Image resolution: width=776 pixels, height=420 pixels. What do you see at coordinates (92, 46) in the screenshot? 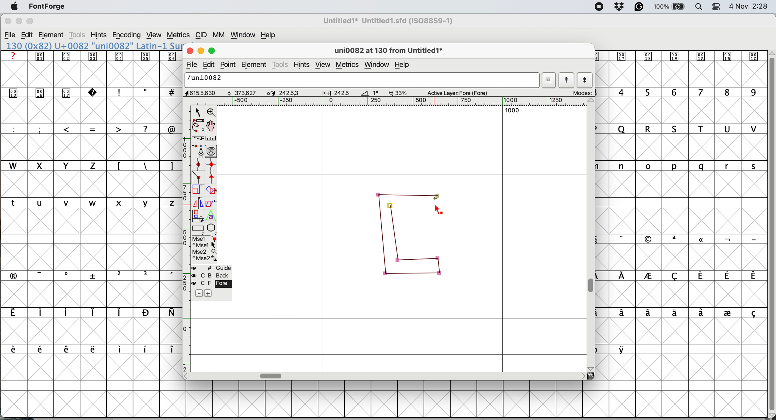
I see `font name` at bounding box center [92, 46].